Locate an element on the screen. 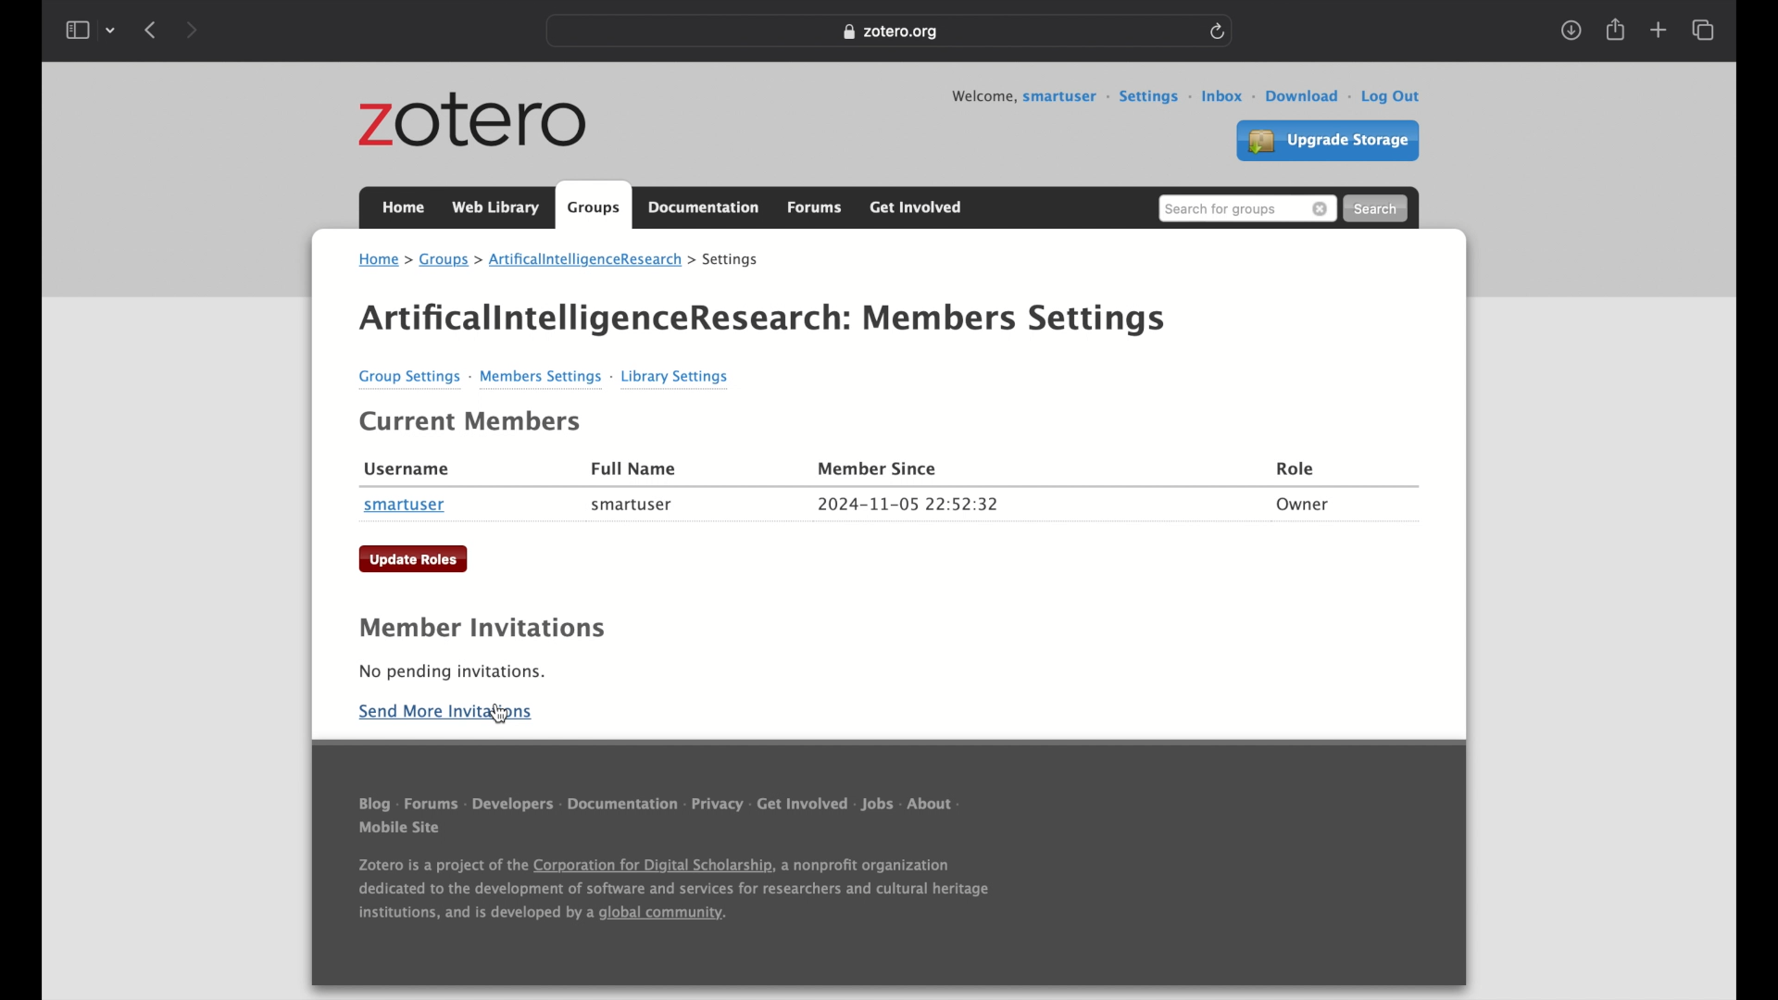  full name is located at coordinates (635, 468).